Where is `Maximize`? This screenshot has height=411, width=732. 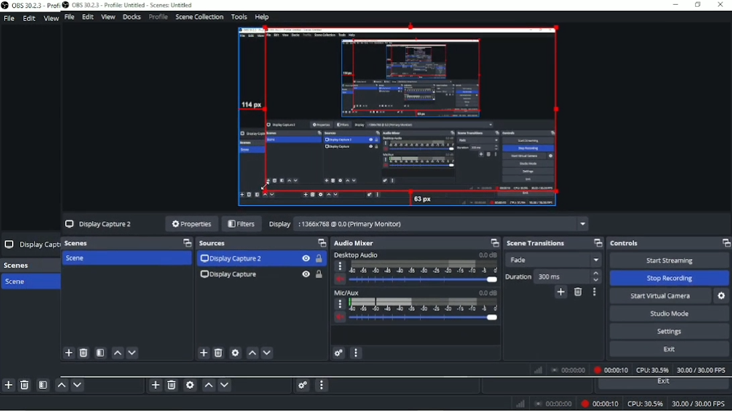
Maximize is located at coordinates (186, 243).